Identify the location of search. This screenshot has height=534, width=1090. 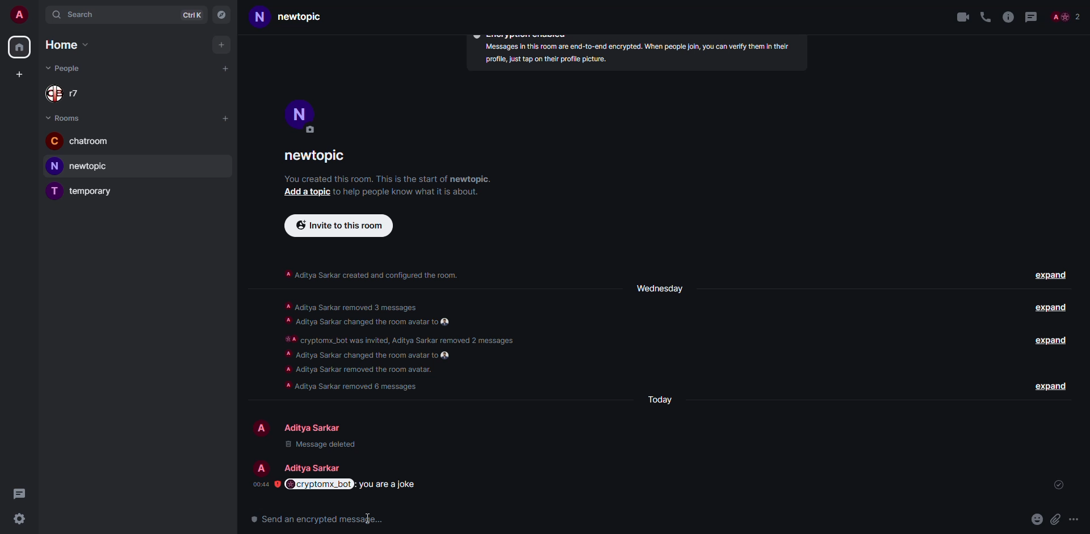
(77, 15).